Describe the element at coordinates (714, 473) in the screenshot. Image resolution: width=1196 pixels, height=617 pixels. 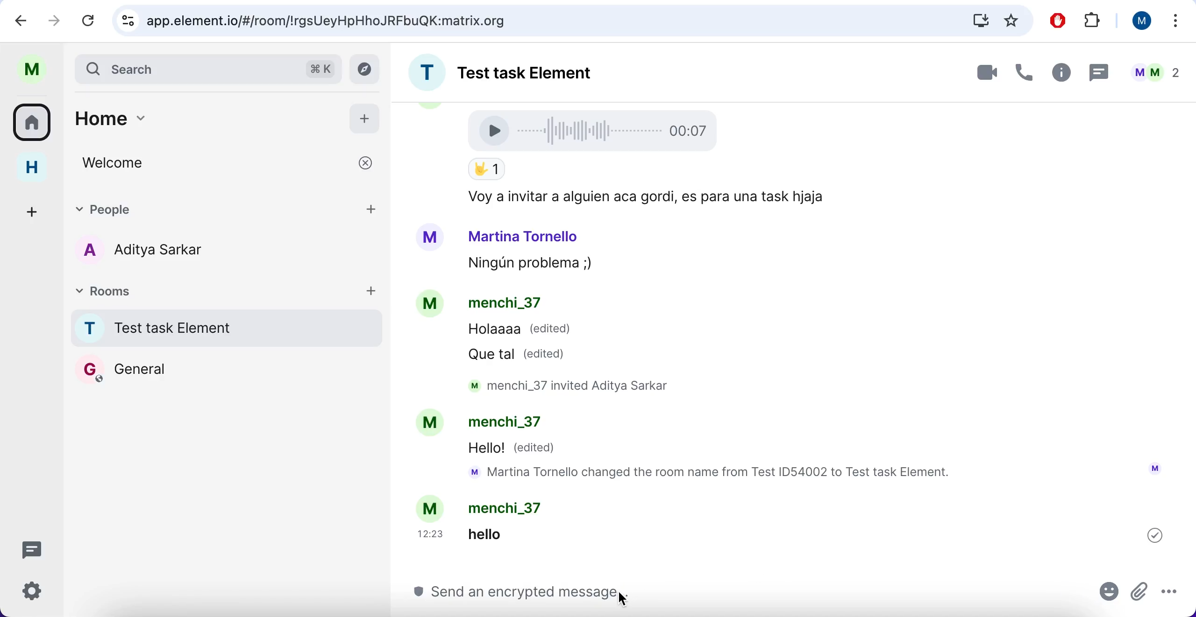
I see `mM Martina Tornello changed the room name from Test ID54002 to Test task Element.` at that location.